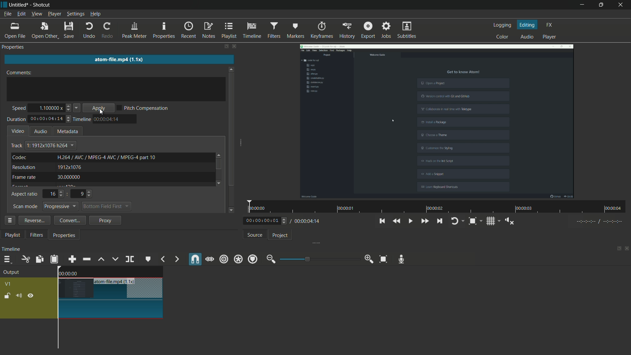 The width and height of the screenshot is (631, 355). I want to click on toggle zoom, so click(472, 221).